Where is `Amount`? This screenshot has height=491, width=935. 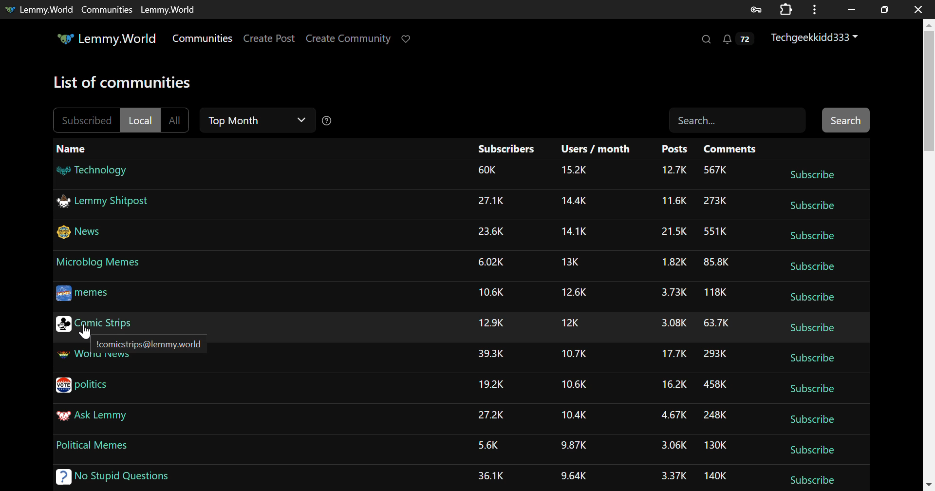
Amount is located at coordinates (715, 264).